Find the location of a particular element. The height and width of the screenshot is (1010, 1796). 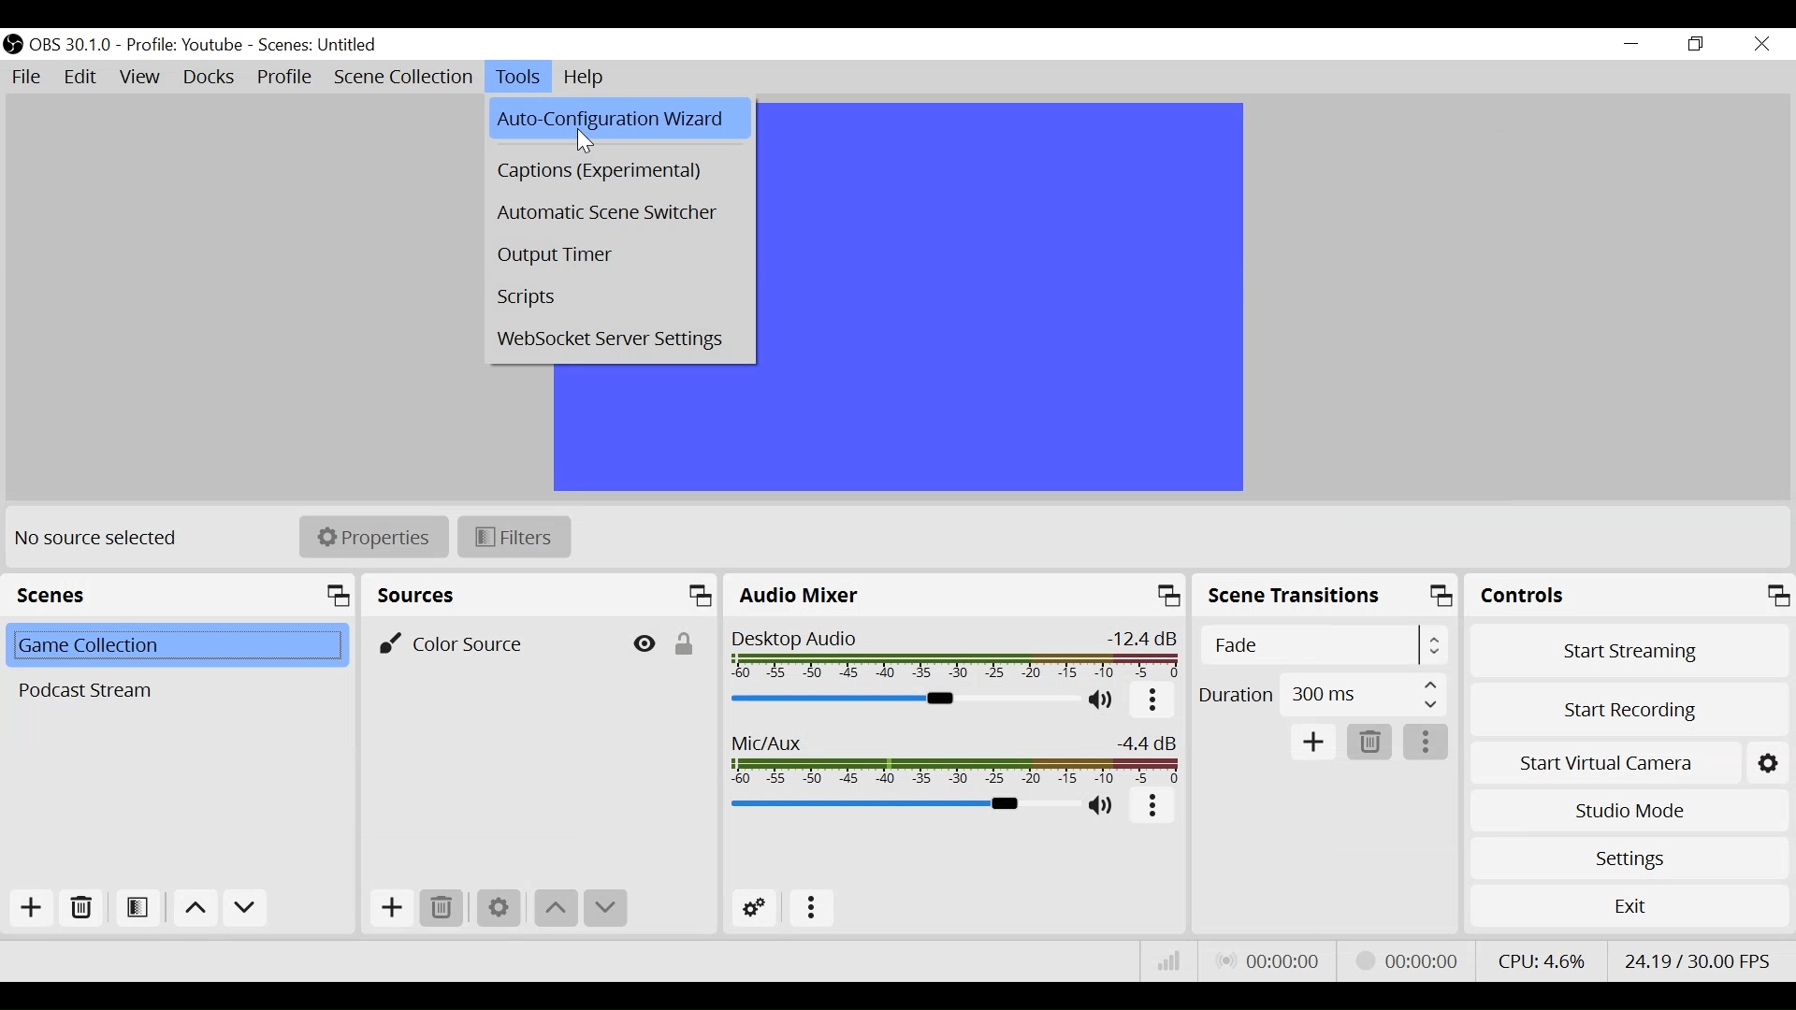

Tools is located at coordinates (518, 78).